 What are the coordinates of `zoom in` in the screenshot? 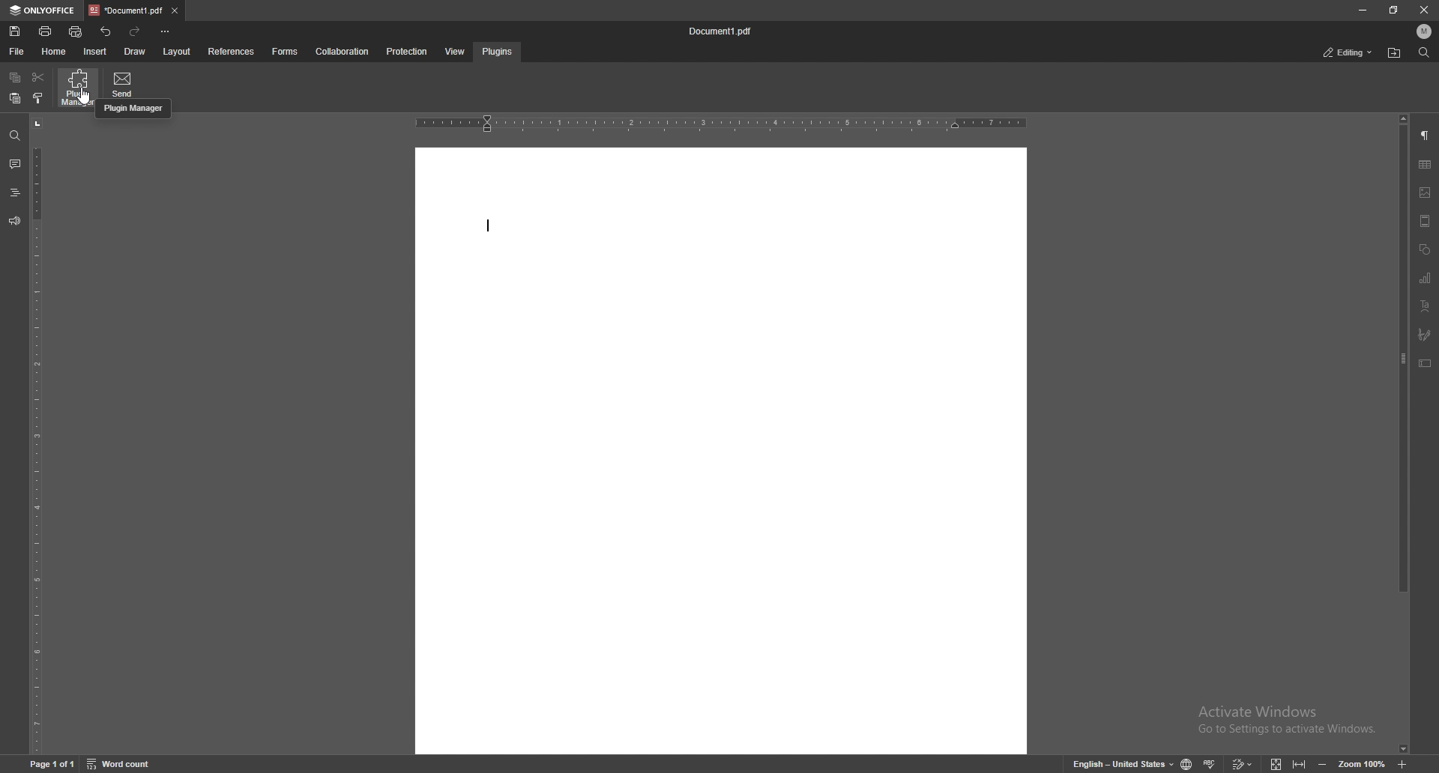 It's located at (1402, 765).